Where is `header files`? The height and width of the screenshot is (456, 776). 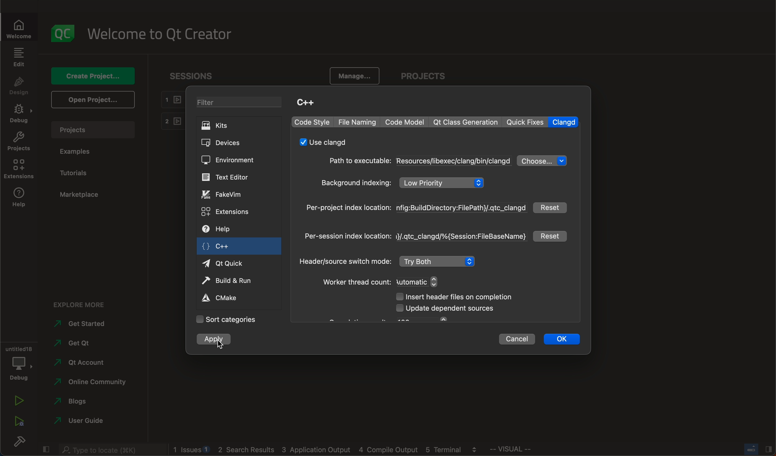 header files is located at coordinates (465, 298).